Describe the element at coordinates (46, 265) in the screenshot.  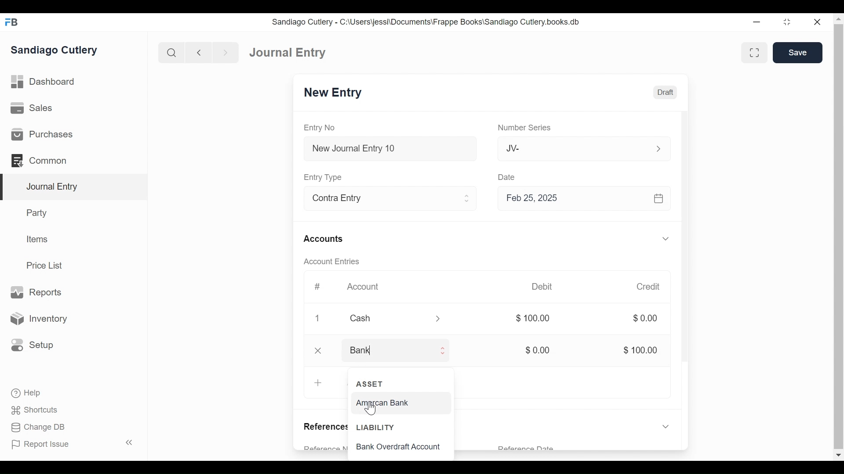
I see `Price List` at that location.